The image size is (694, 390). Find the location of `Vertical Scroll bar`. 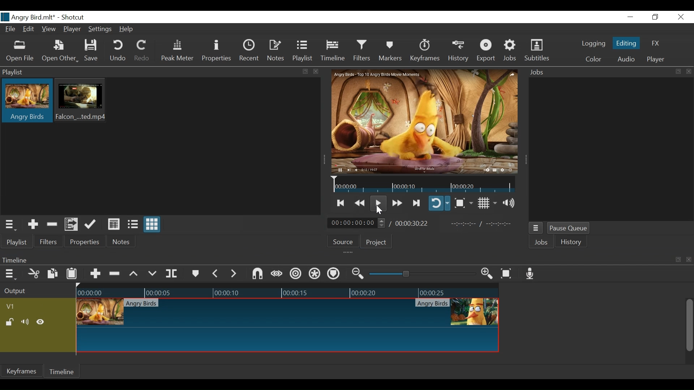

Vertical Scroll bar is located at coordinates (690, 325).